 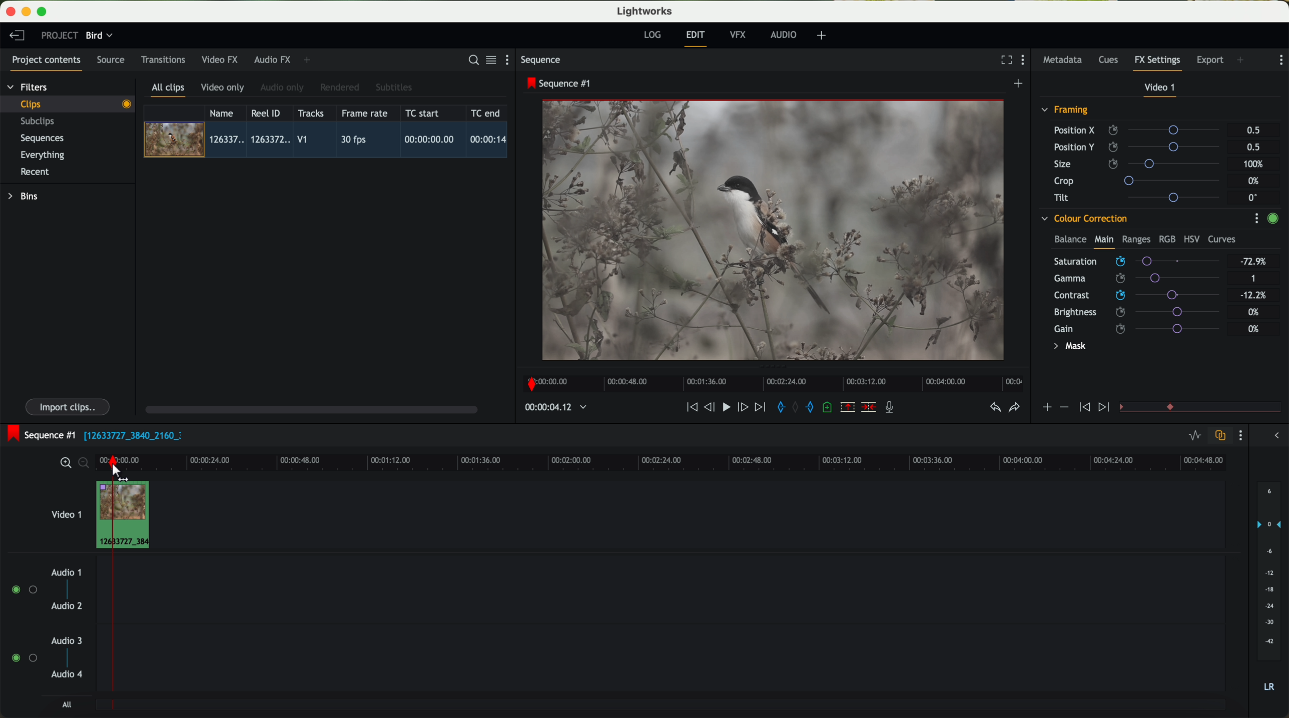 I want to click on video FX, so click(x=222, y=60).